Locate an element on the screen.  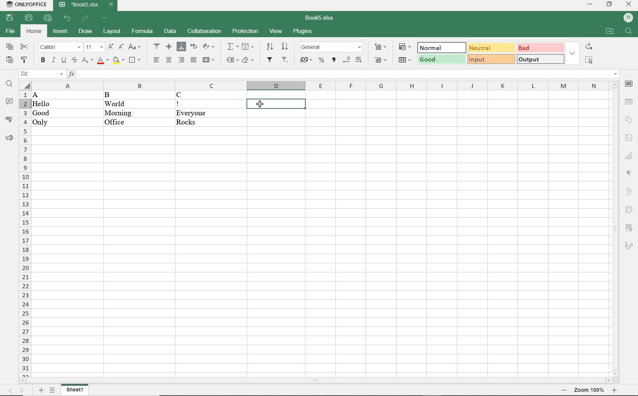
DRAW is located at coordinates (86, 31).